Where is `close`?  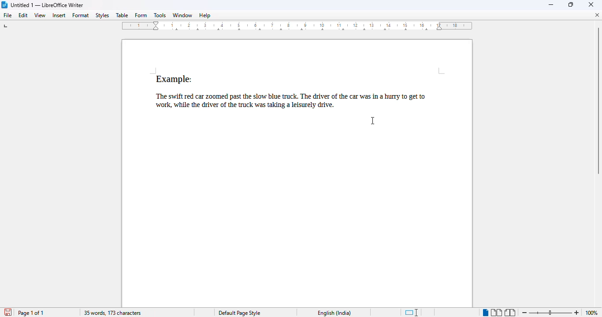
close is located at coordinates (591, 5).